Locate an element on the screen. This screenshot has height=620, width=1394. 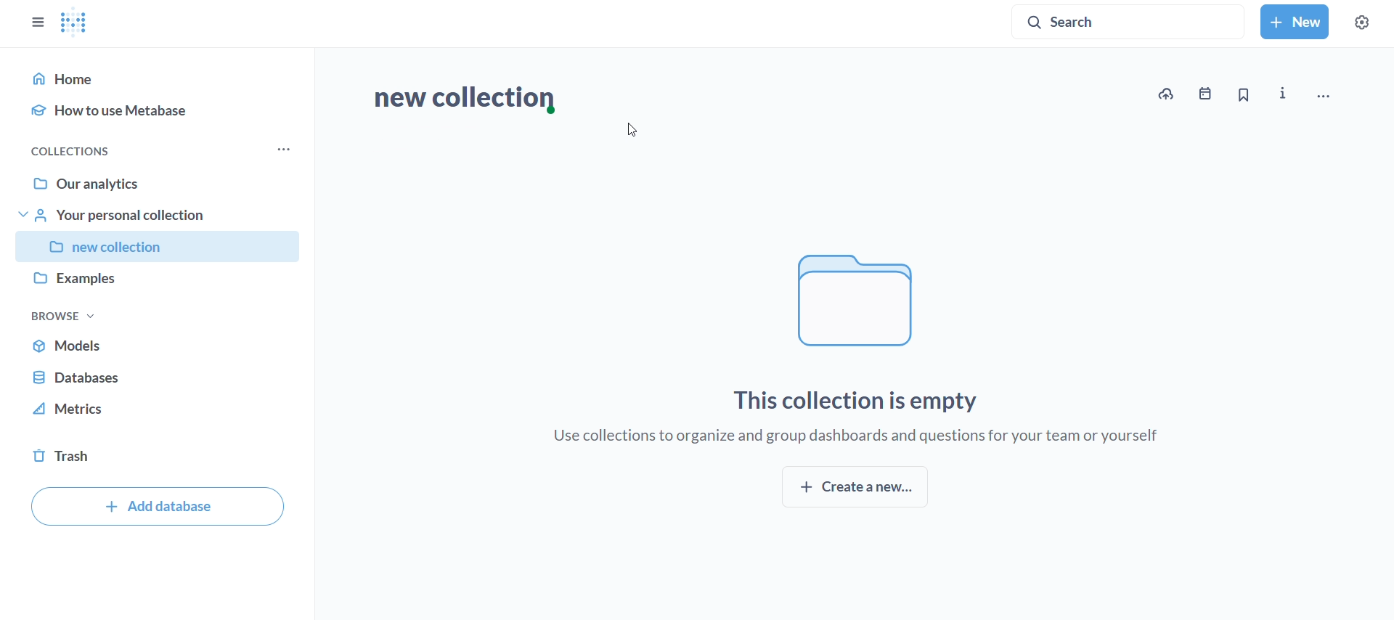
new is located at coordinates (1295, 22).